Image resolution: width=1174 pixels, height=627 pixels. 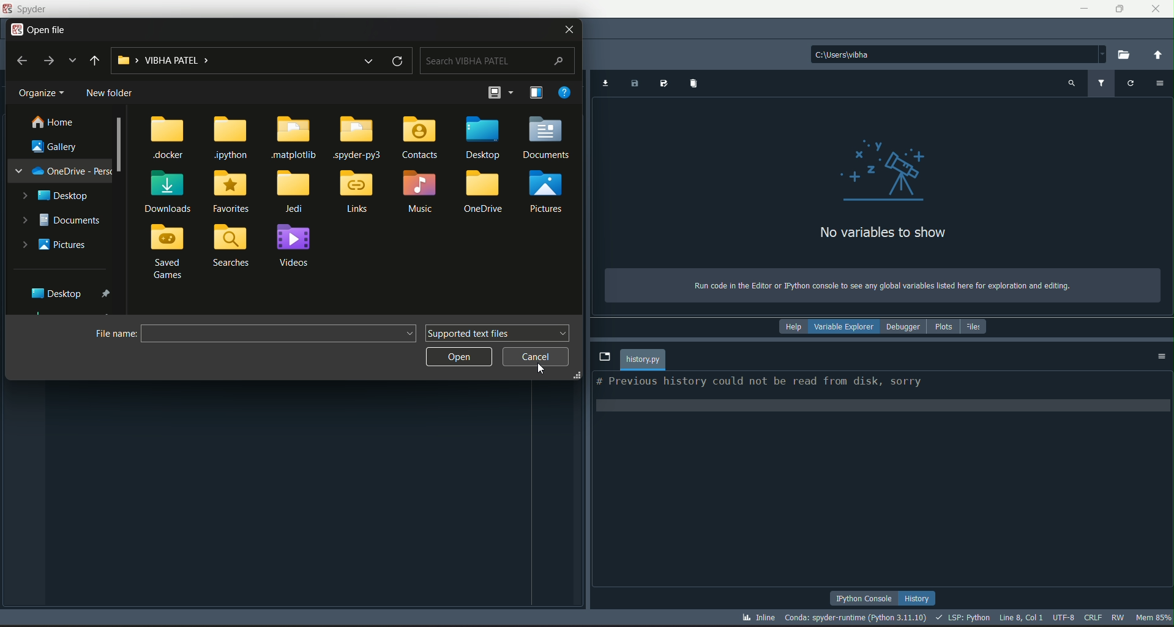 What do you see at coordinates (231, 138) in the screenshot?
I see `.jpython` at bounding box center [231, 138].